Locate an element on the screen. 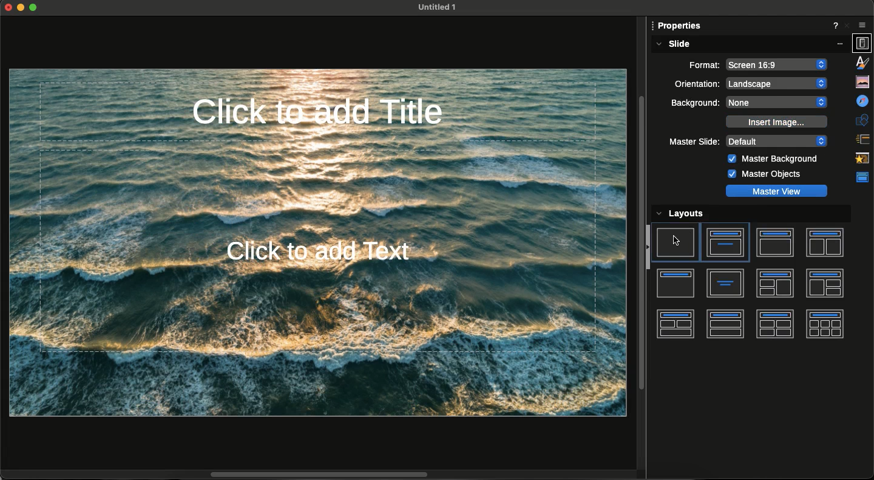  Master view is located at coordinates (776, 191).